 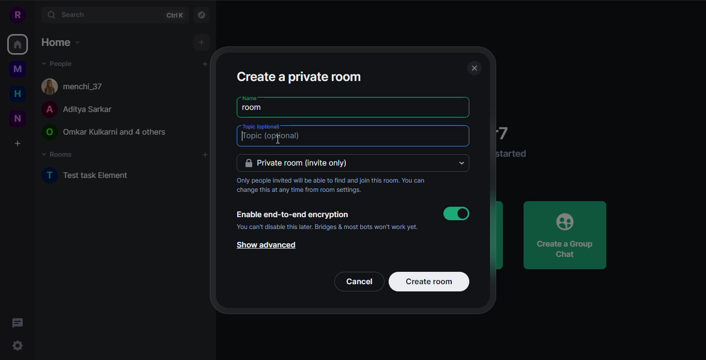 What do you see at coordinates (78, 85) in the screenshot?
I see `people` at bounding box center [78, 85].